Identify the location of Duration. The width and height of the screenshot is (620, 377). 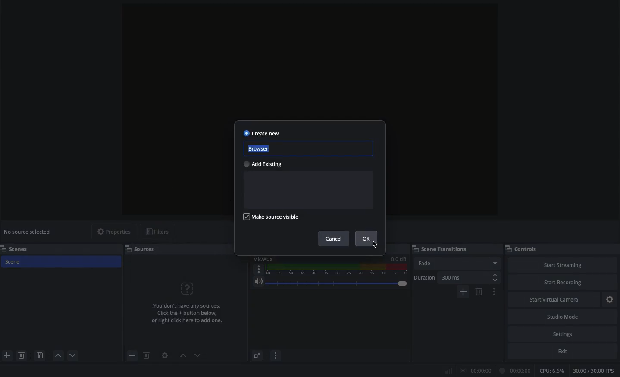
(455, 277).